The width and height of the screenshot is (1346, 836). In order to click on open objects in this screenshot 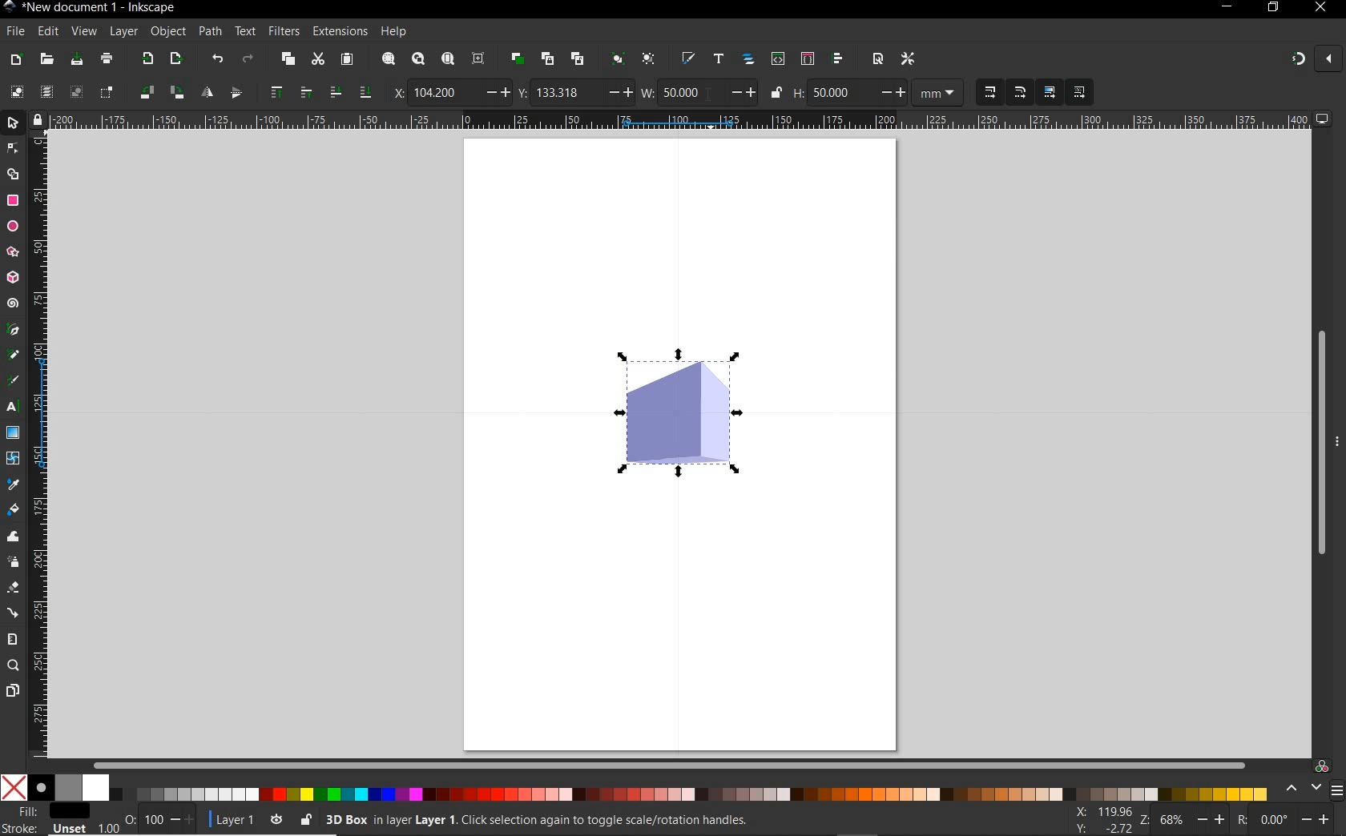, I will do `click(749, 58)`.